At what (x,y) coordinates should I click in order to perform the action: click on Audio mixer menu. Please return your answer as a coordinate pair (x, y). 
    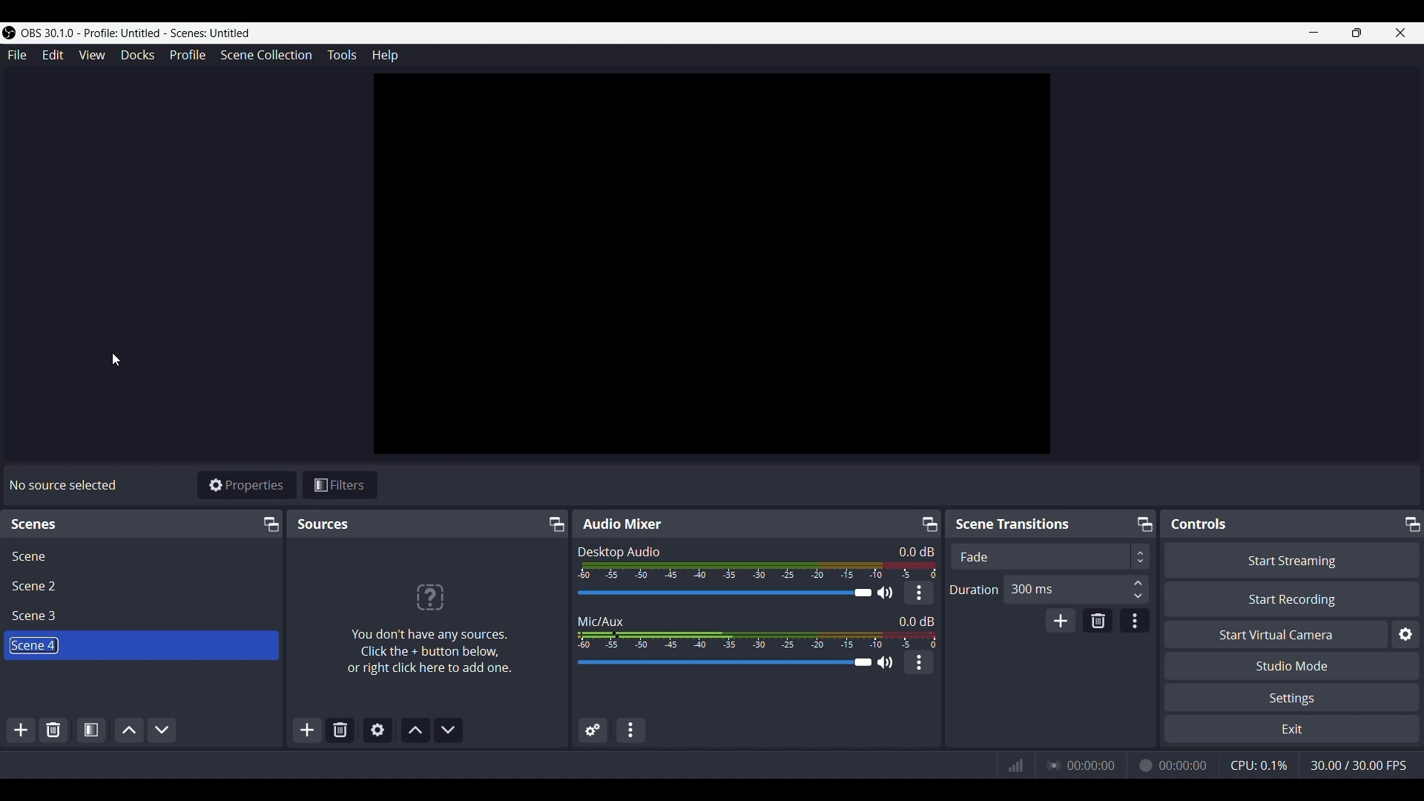
    Looking at the image, I should click on (632, 730).